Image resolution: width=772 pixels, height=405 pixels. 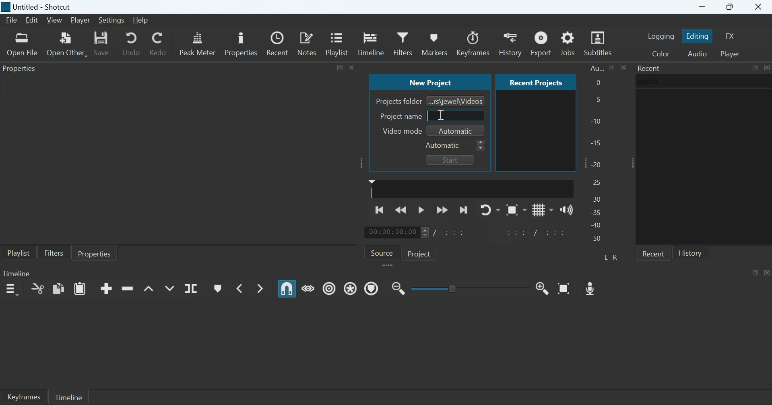 What do you see at coordinates (329, 288) in the screenshot?
I see `Ripple` at bounding box center [329, 288].